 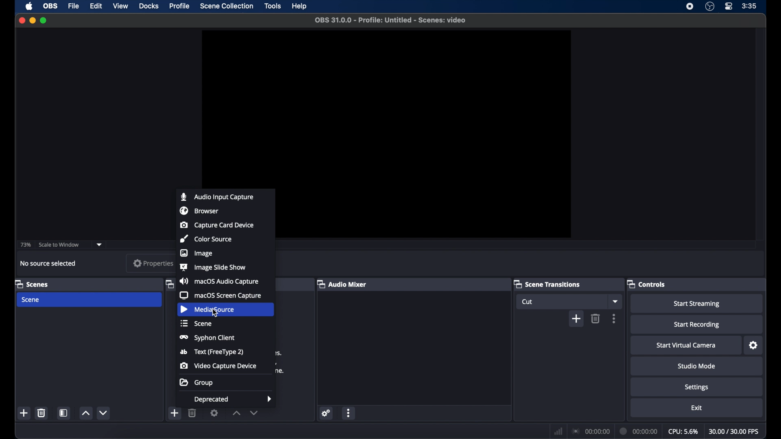 I want to click on settings, so click(x=214, y=413).